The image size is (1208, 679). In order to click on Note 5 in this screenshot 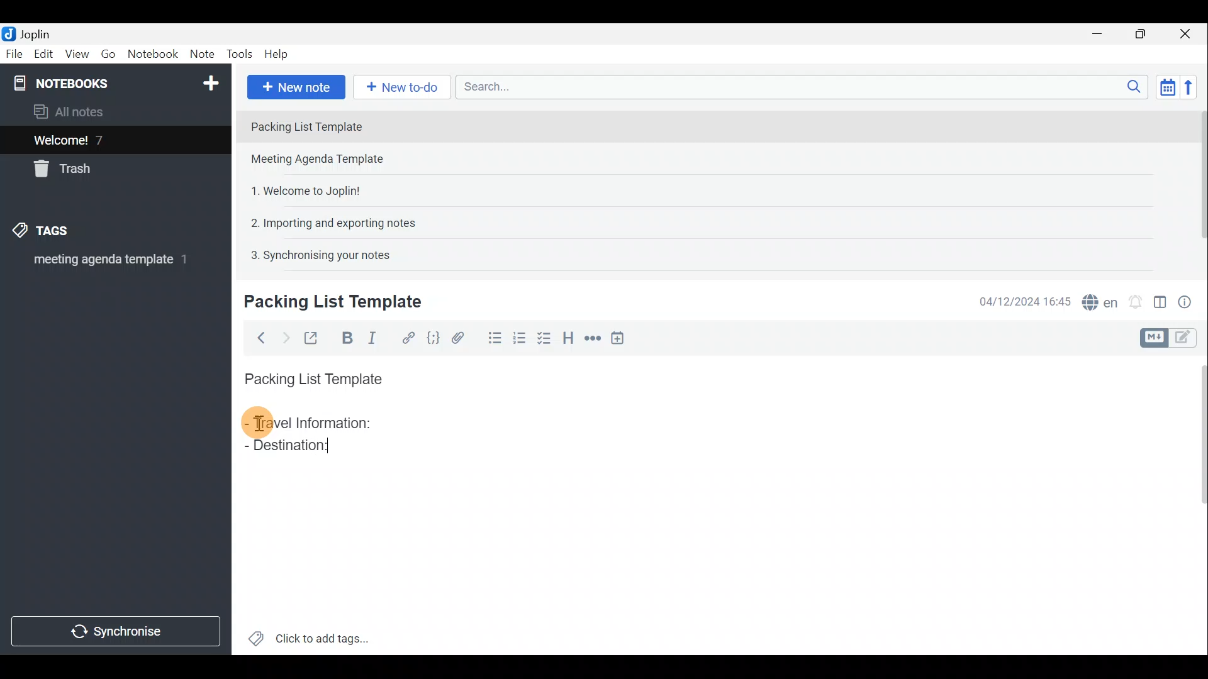, I will do `click(315, 253)`.